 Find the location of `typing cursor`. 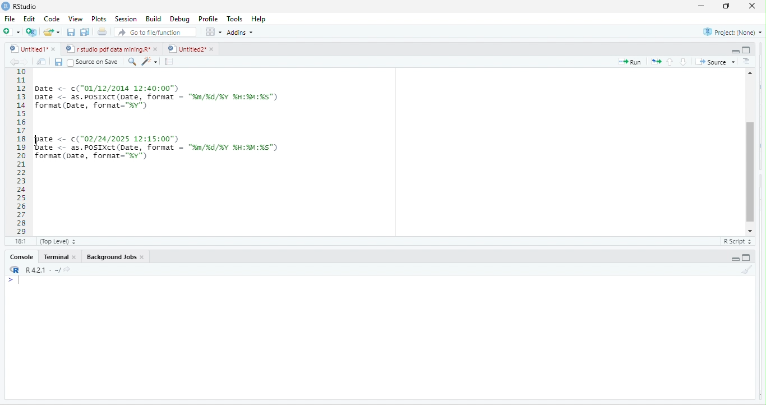

typing cursor is located at coordinates (36, 141).